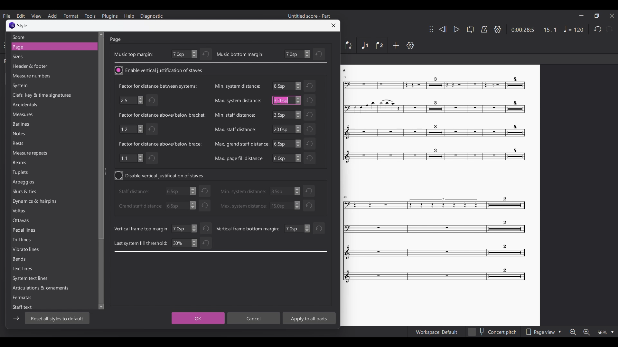  I want to click on Show/Hide sidebar, so click(16, 318).